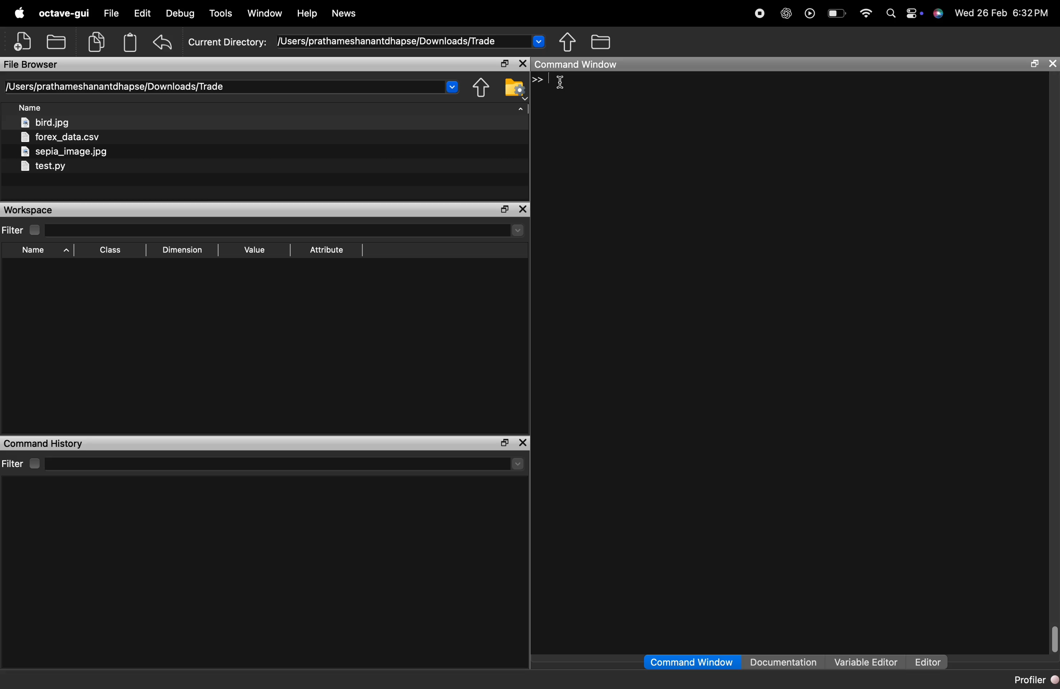  I want to click on maximize, so click(504, 209).